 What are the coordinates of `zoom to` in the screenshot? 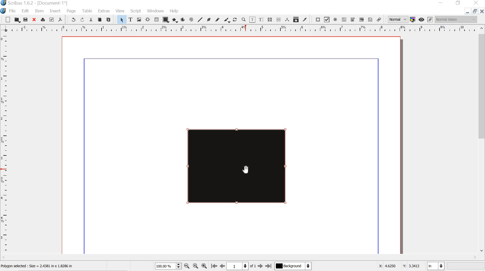 It's located at (195, 266).